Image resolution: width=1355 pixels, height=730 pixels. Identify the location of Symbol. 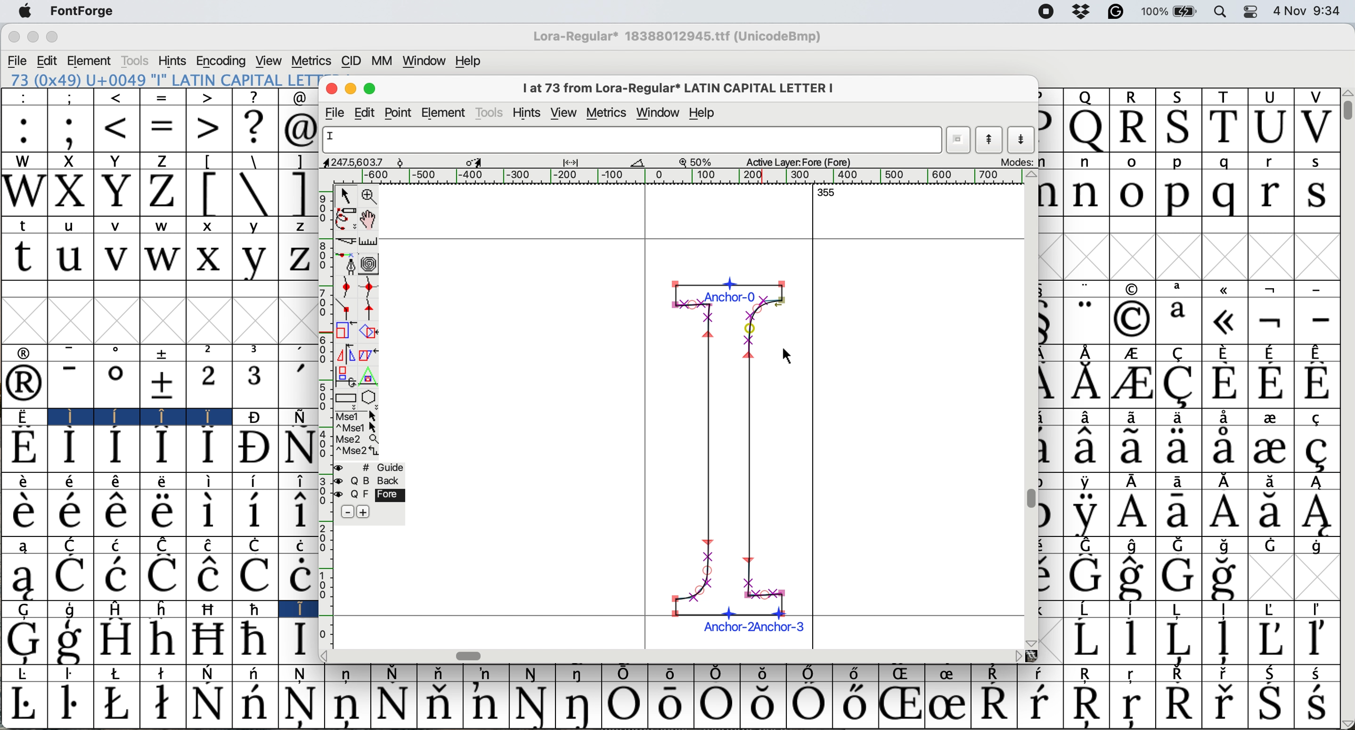
(26, 705).